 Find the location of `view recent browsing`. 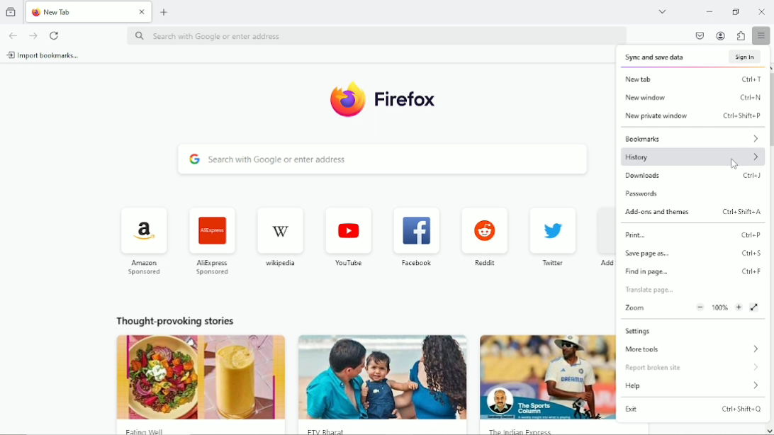

view recent browsing is located at coordinates (11, 11).